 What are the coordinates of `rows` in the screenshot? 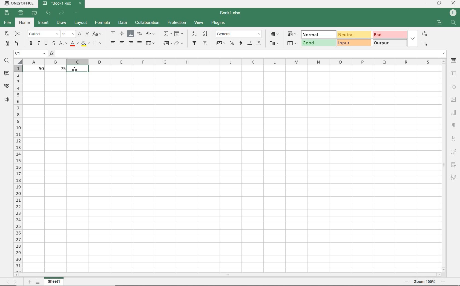 It's located at (18, 168).